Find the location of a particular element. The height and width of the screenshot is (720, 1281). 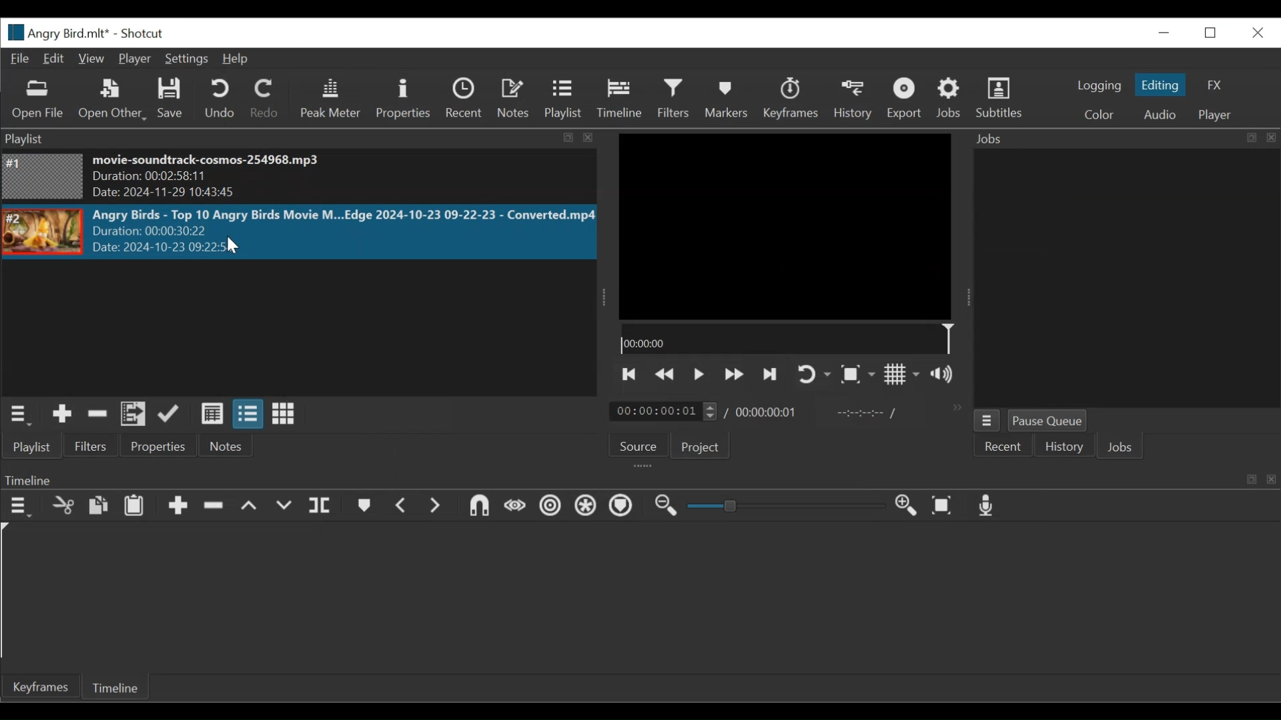

File Name is located at coordinates (57, 32).